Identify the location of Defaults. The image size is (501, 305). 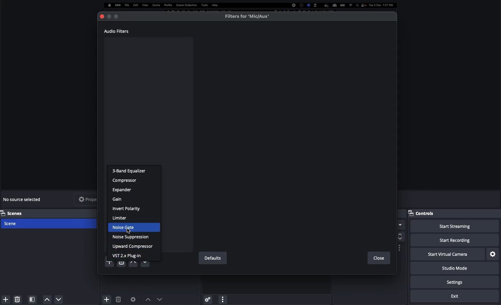
(212, 258).